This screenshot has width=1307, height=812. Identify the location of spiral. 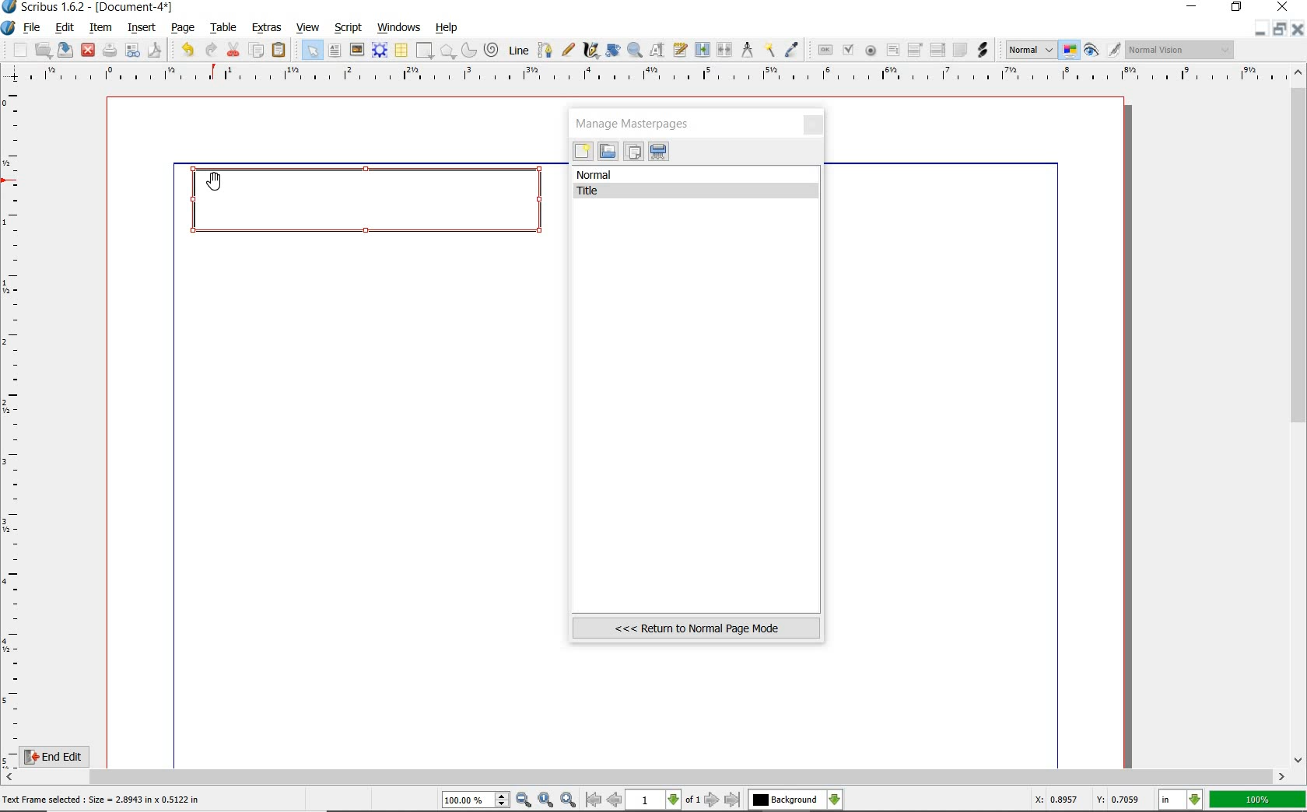
(492, 50).